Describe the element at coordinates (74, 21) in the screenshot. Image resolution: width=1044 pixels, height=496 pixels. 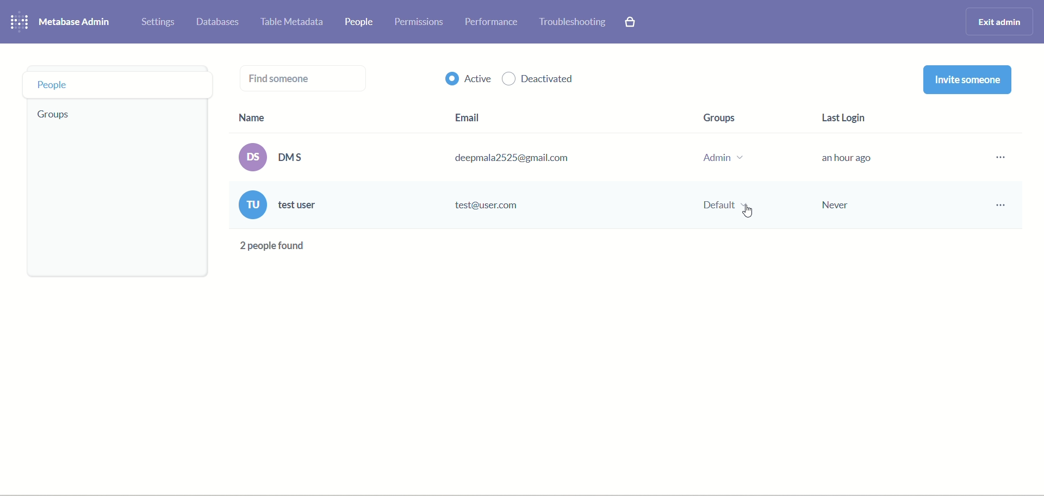
I see `metabase admin` at that location.